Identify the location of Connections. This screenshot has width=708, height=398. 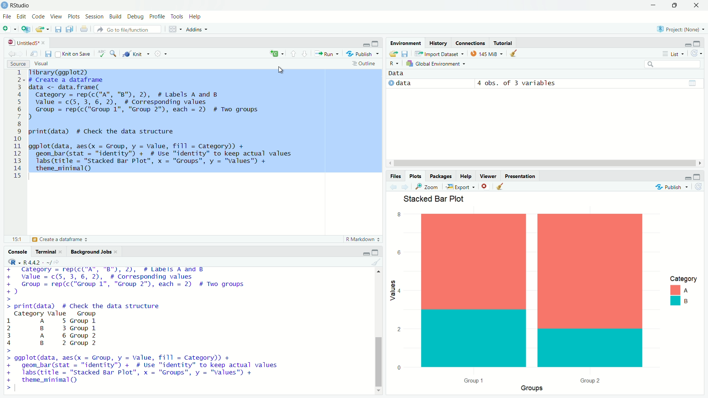
(472, 42).